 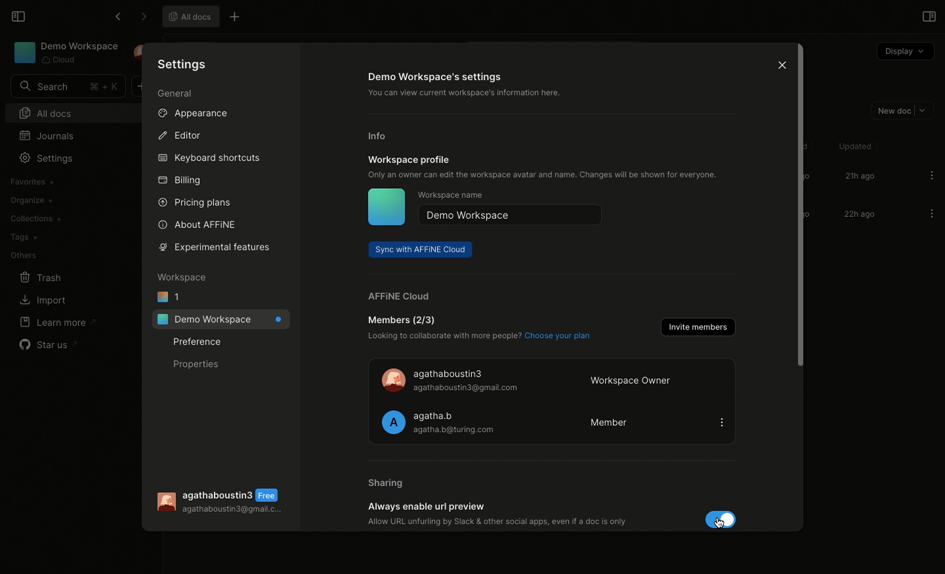 I want to click on Scroll, so click(x=799, y=215).